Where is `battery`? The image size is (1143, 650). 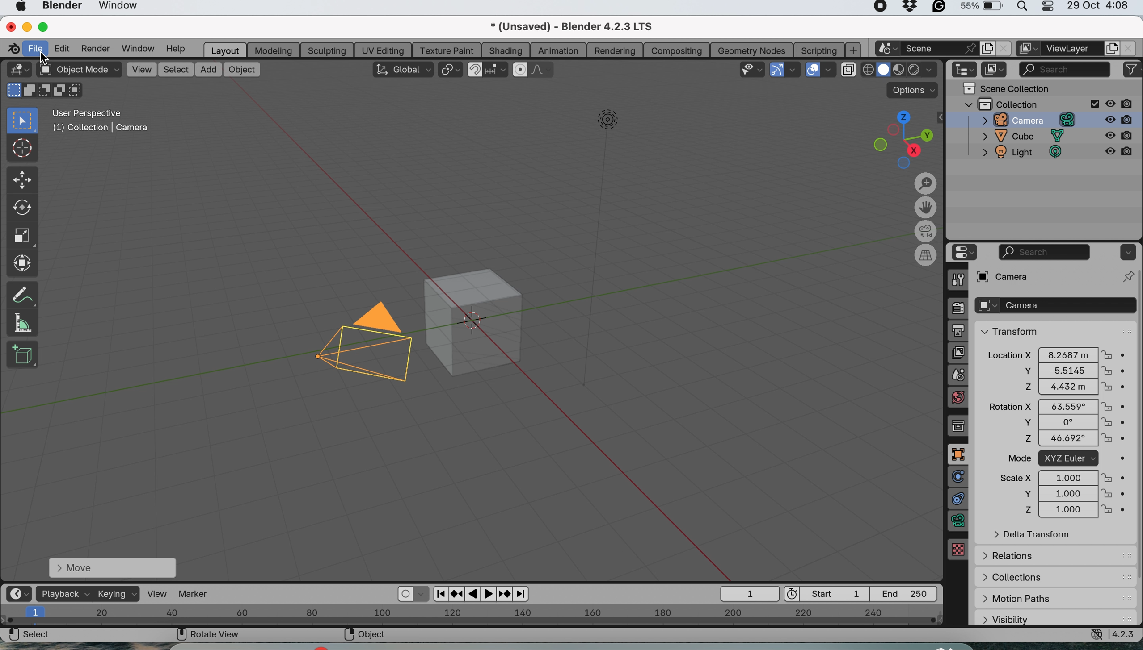
battery is located at coordinates (981, 8).